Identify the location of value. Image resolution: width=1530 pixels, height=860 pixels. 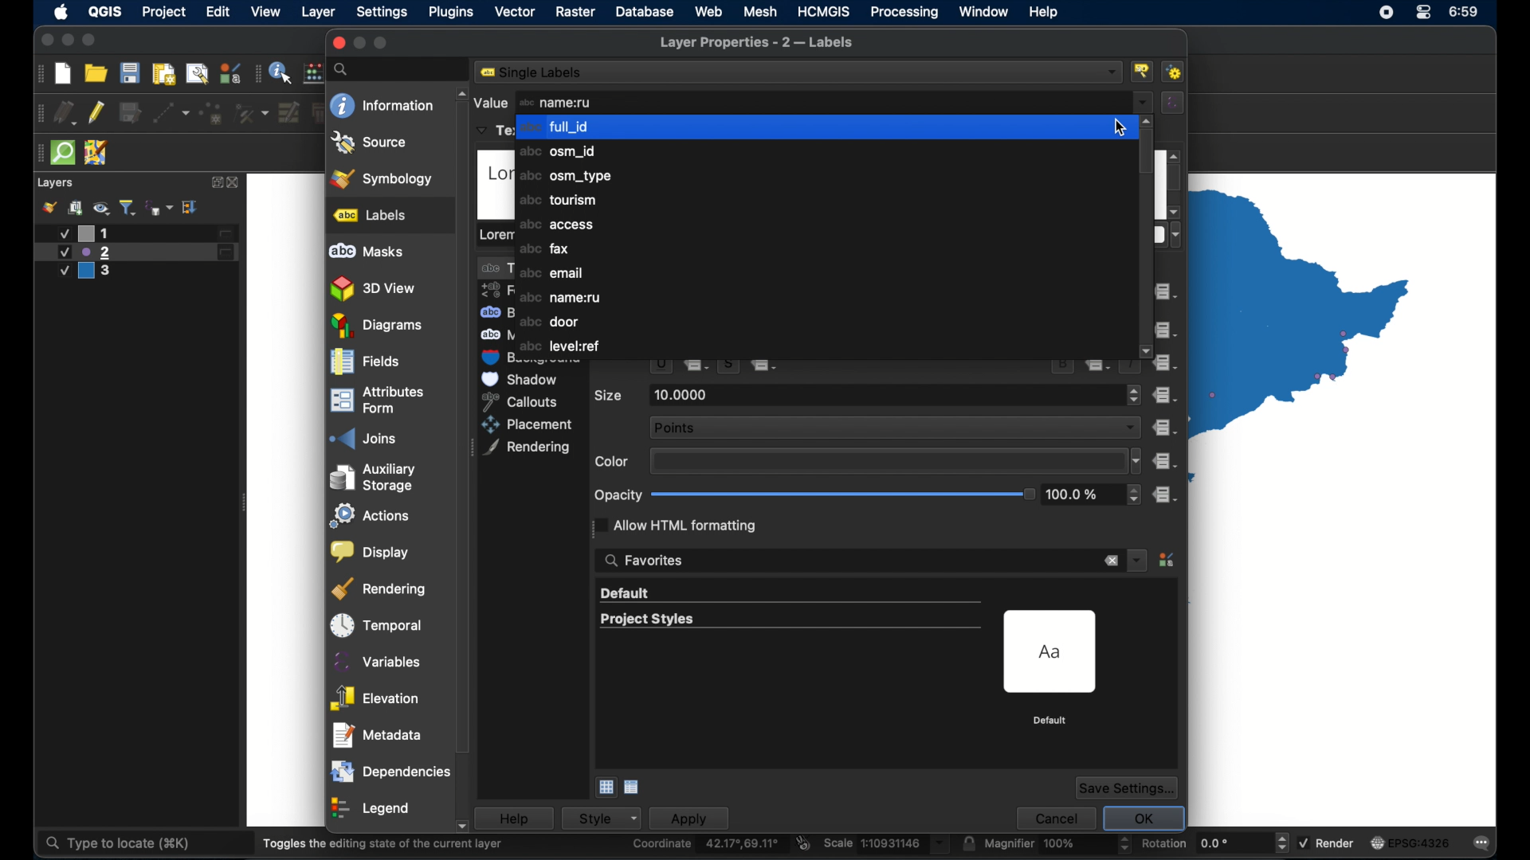
(490, 102).